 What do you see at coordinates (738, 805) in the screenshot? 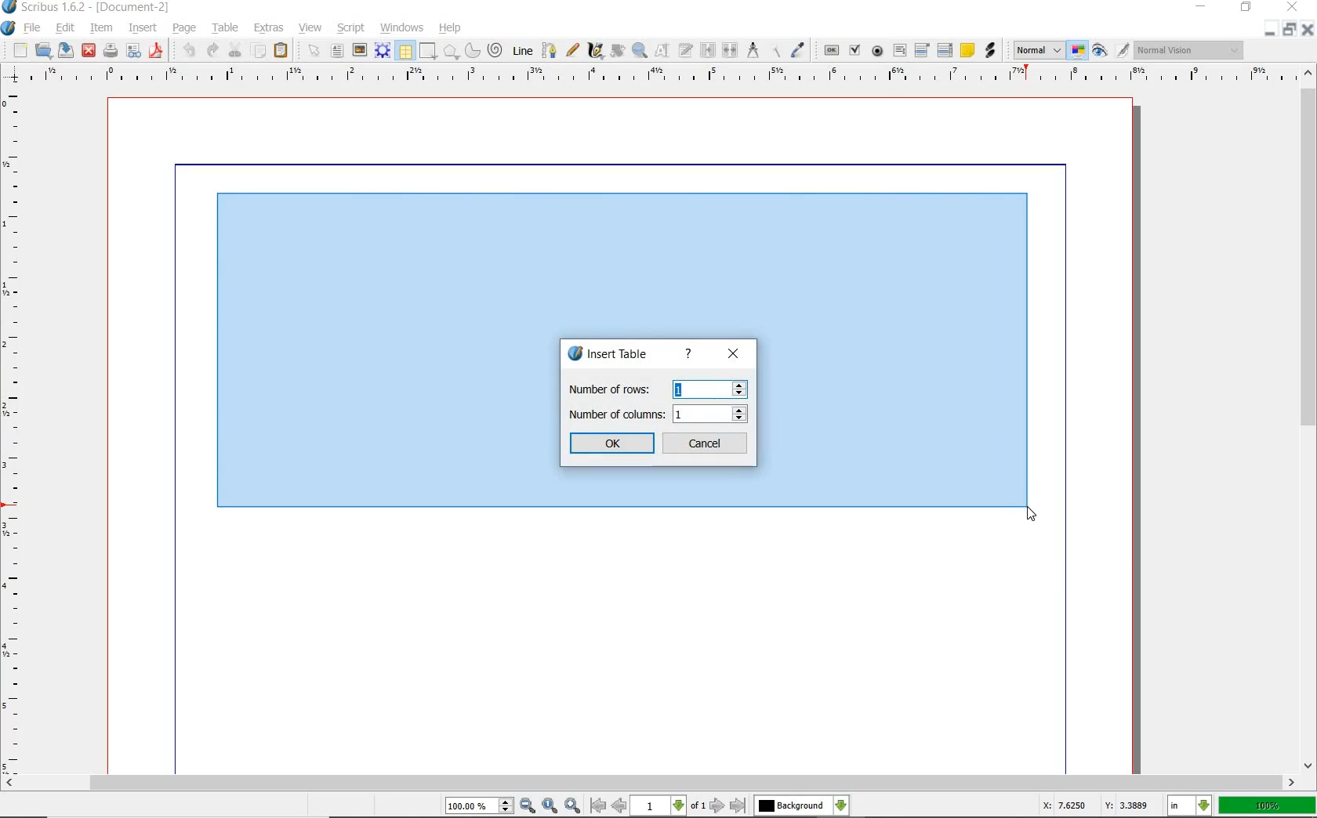
I see `go to last page` at bounding box center [738, 805].